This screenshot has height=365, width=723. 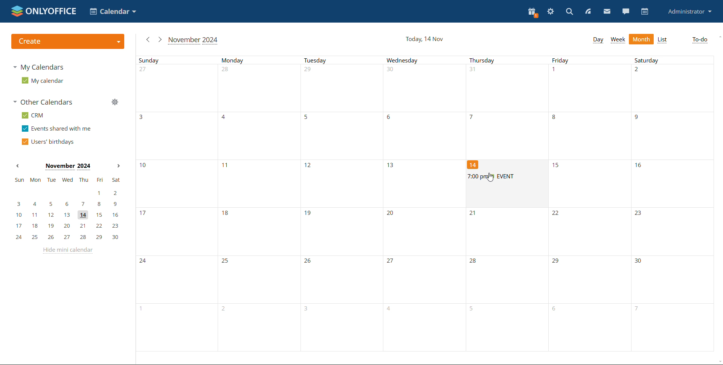 I want to click on number, so click(x=556, y=309).